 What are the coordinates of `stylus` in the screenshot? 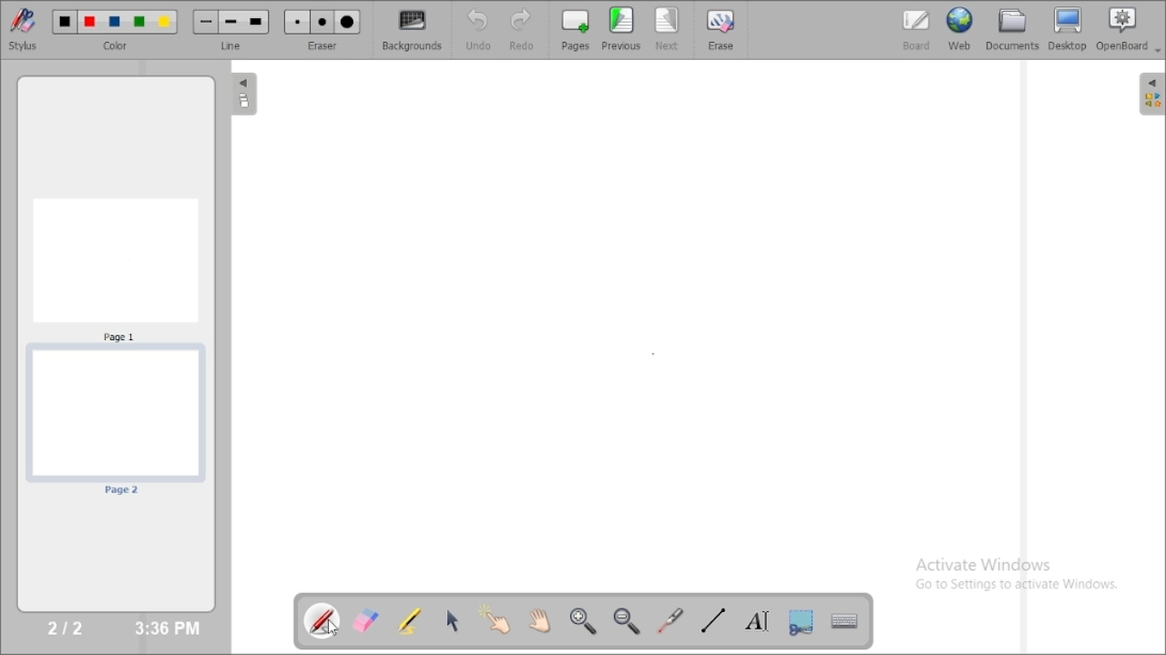 It's located at (23, 28).